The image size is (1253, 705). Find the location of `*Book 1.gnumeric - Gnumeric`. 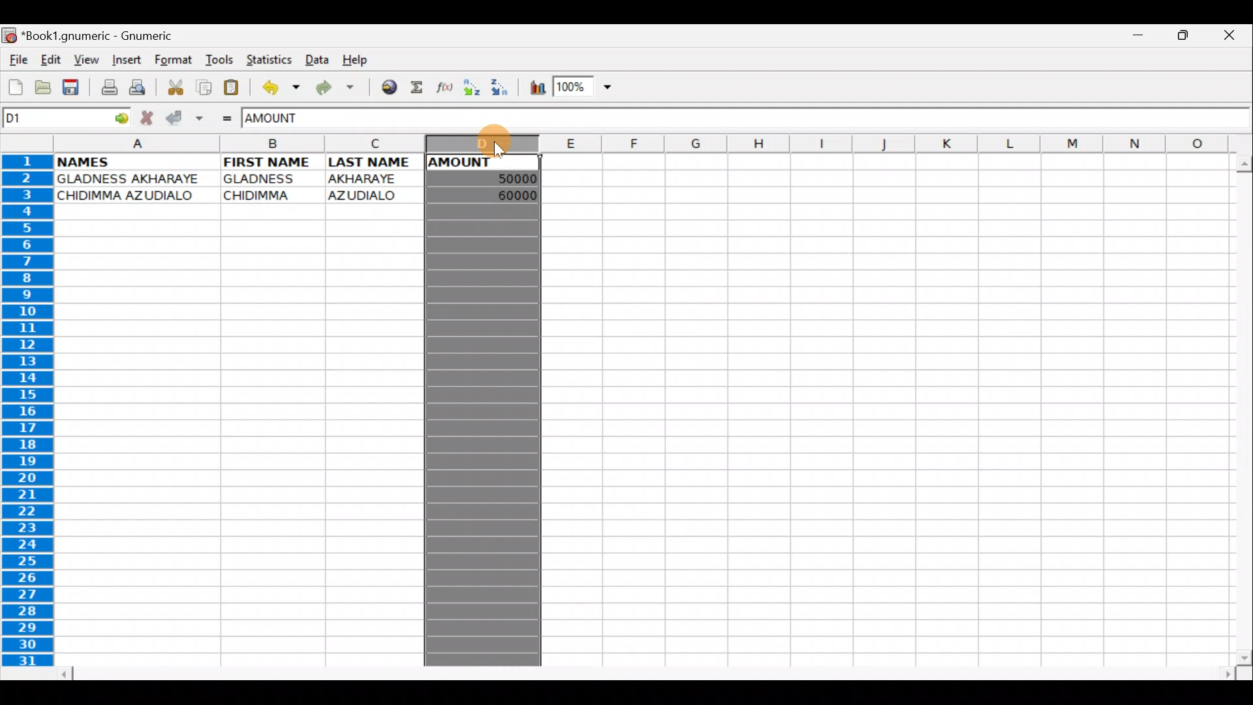

*Book 1.gnumeric - Gnumeric is located at coordinates (106, 37).